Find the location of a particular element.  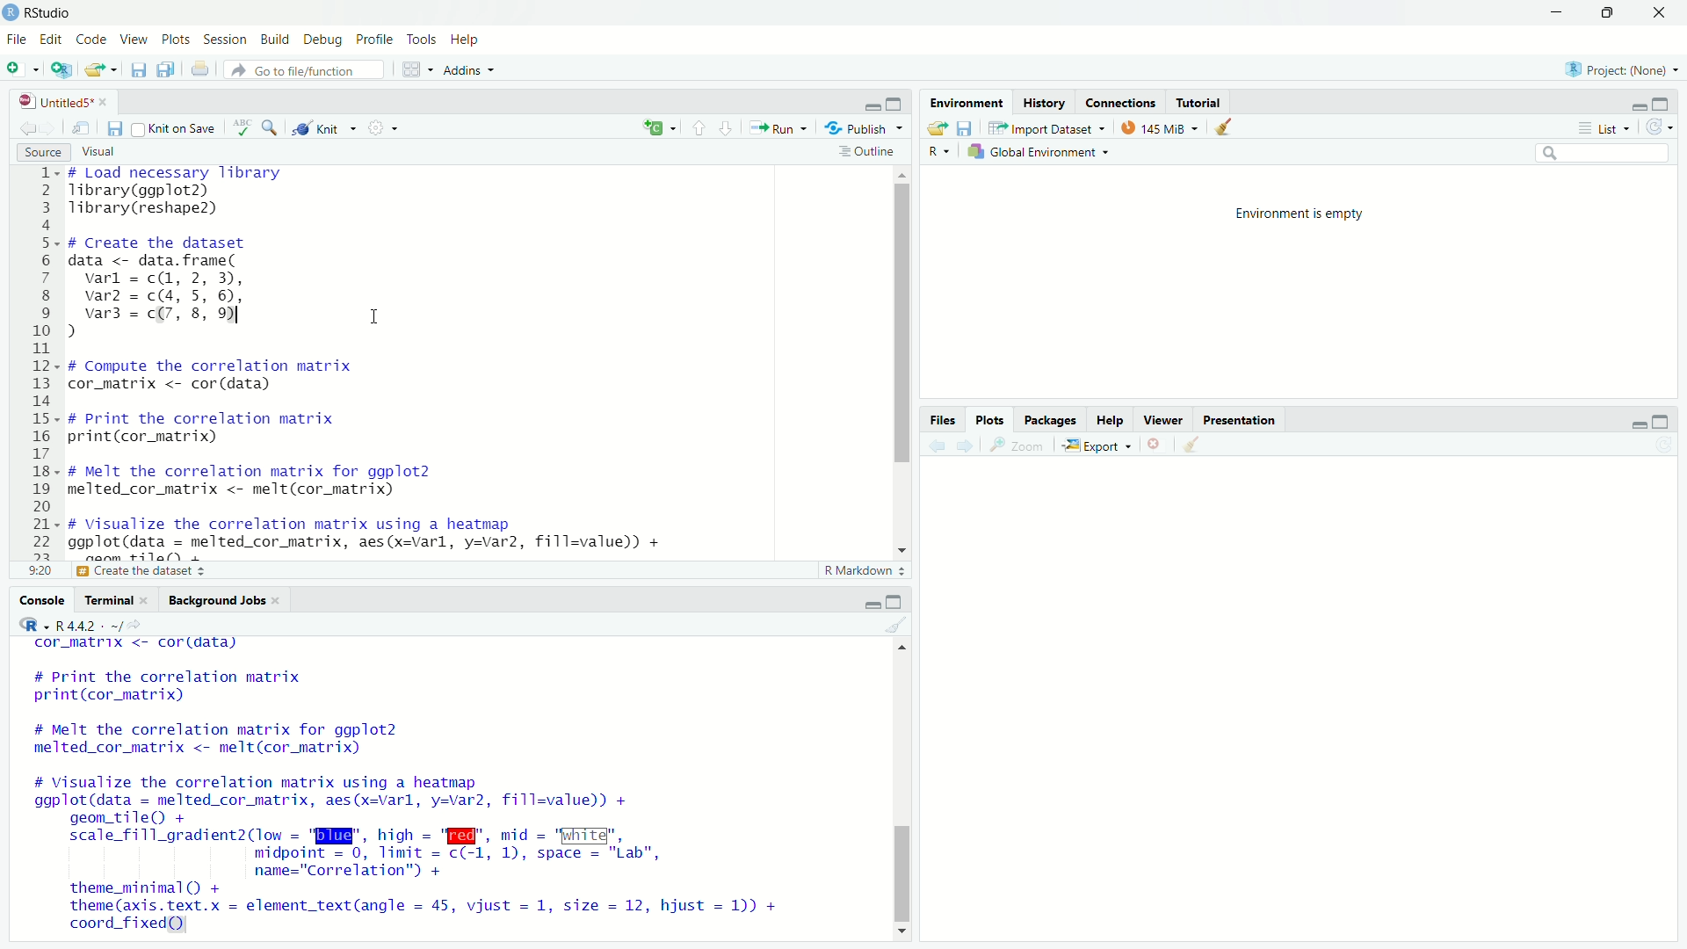

workspace panes is located at coordinates (412, 69).